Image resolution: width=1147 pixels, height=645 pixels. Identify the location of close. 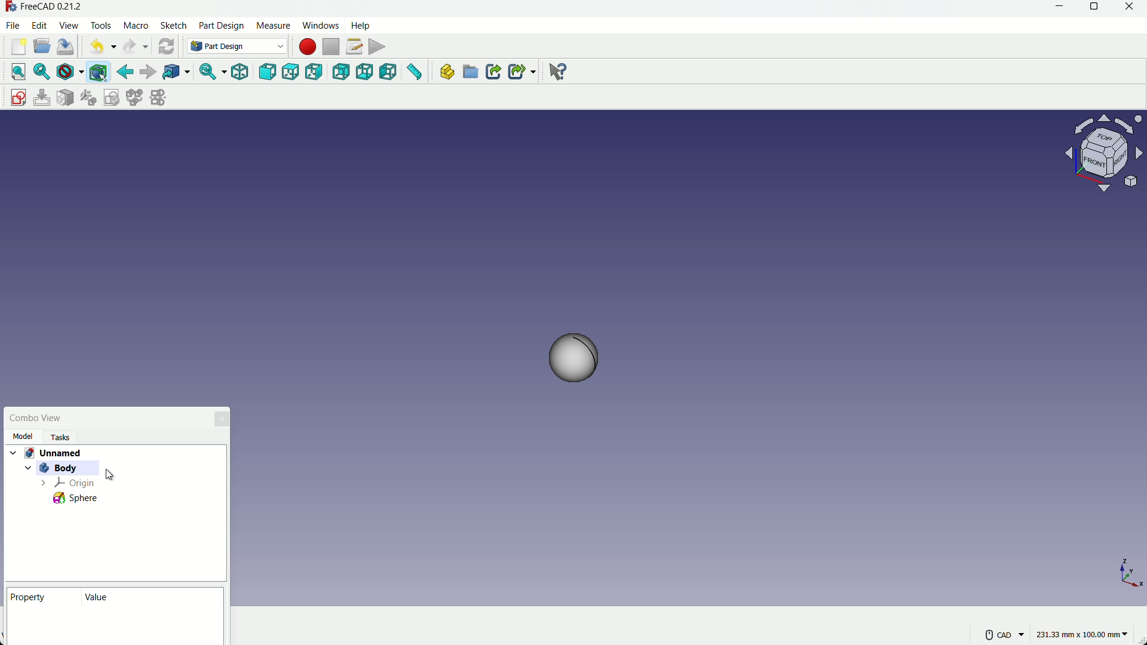
(1128, 7).